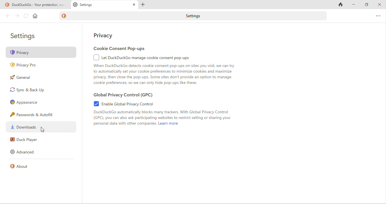 The width and height of the screenshot is (386, 204). I want to click on DuckDuckGo automatically blocks many trackers. With Global Privacy Control(GPC), you can also ask participating websites to restrict selling or sharing your personal data with other companies. Learn more, so click(179, 118).